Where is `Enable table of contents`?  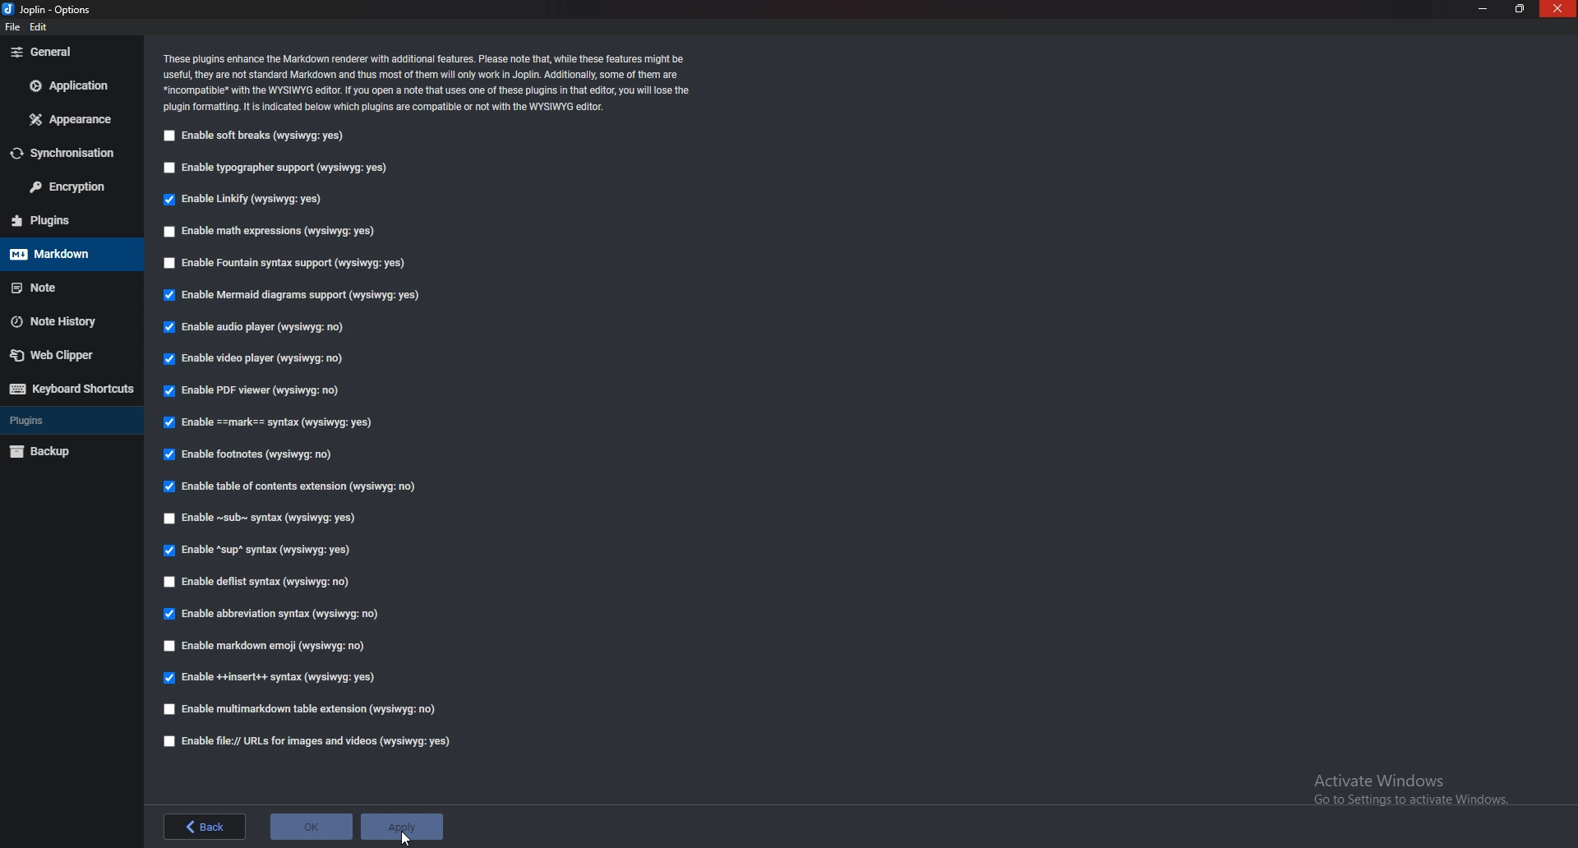 Enable table of contents is located at coordinates (292, 486).